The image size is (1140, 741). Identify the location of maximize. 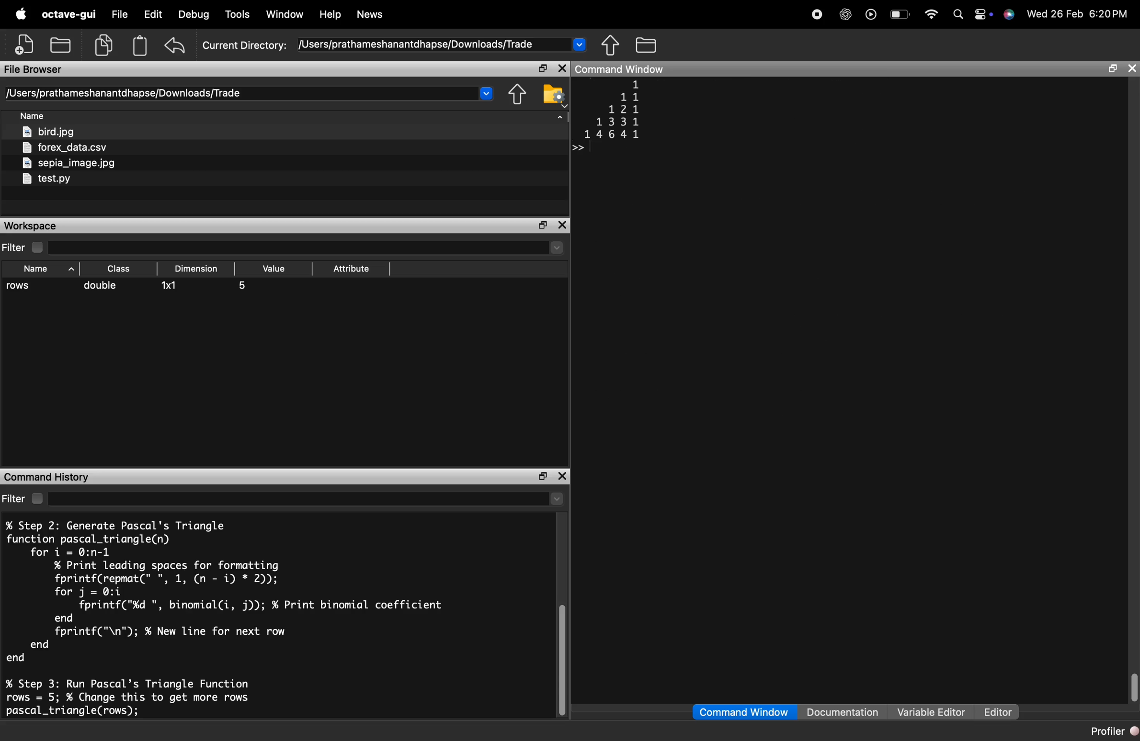
(542, 226).